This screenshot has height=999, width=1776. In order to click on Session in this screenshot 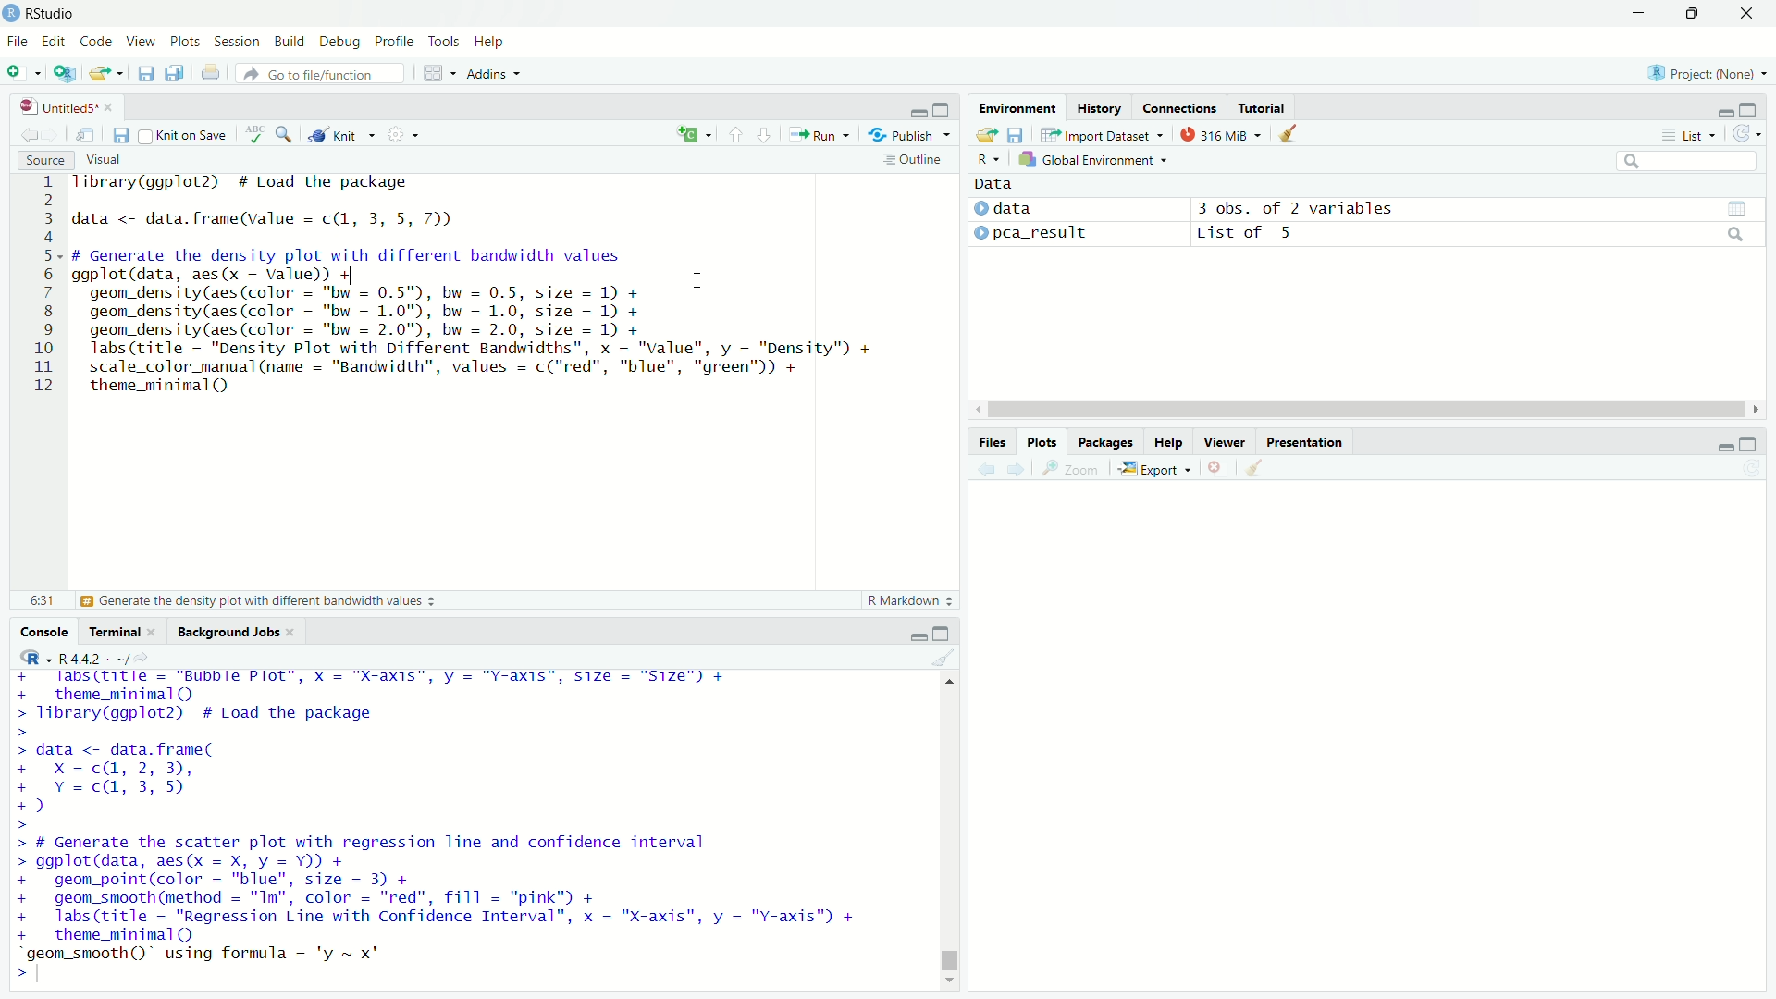, I will do `click(236, 41)`.